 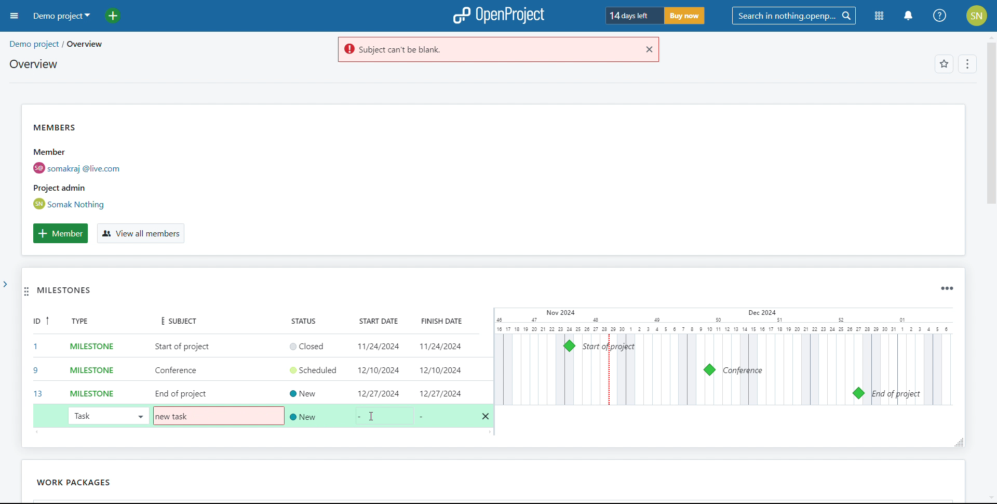 I want to click on id, so click(x=37, y=359).